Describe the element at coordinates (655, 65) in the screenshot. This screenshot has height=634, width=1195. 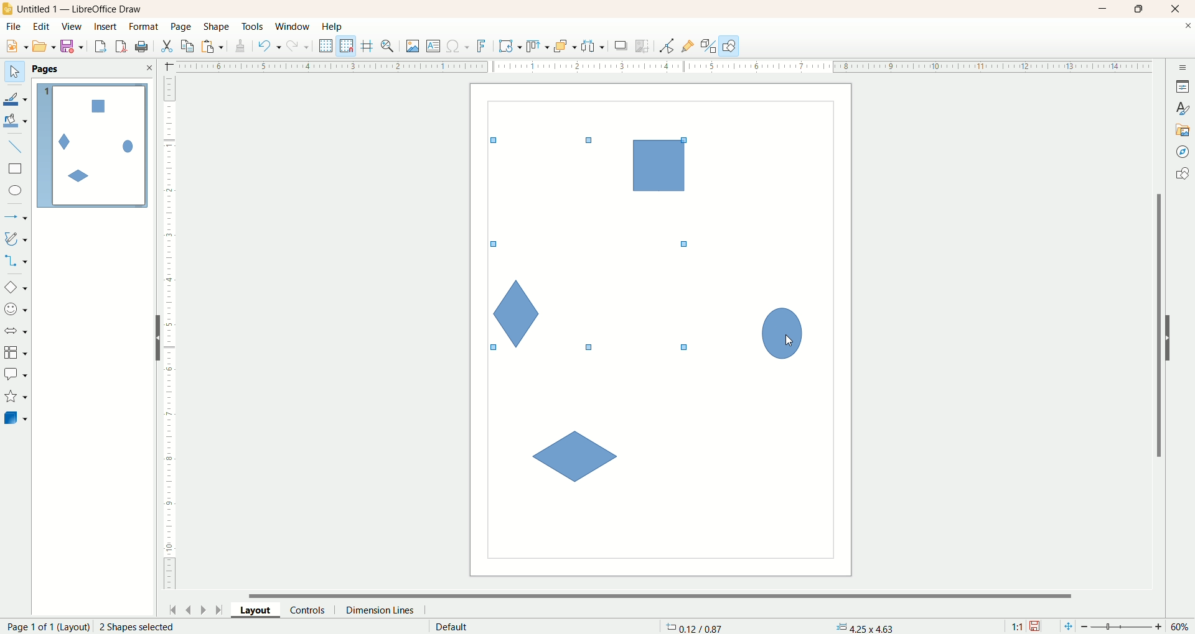
I see `scale bar` at that location.